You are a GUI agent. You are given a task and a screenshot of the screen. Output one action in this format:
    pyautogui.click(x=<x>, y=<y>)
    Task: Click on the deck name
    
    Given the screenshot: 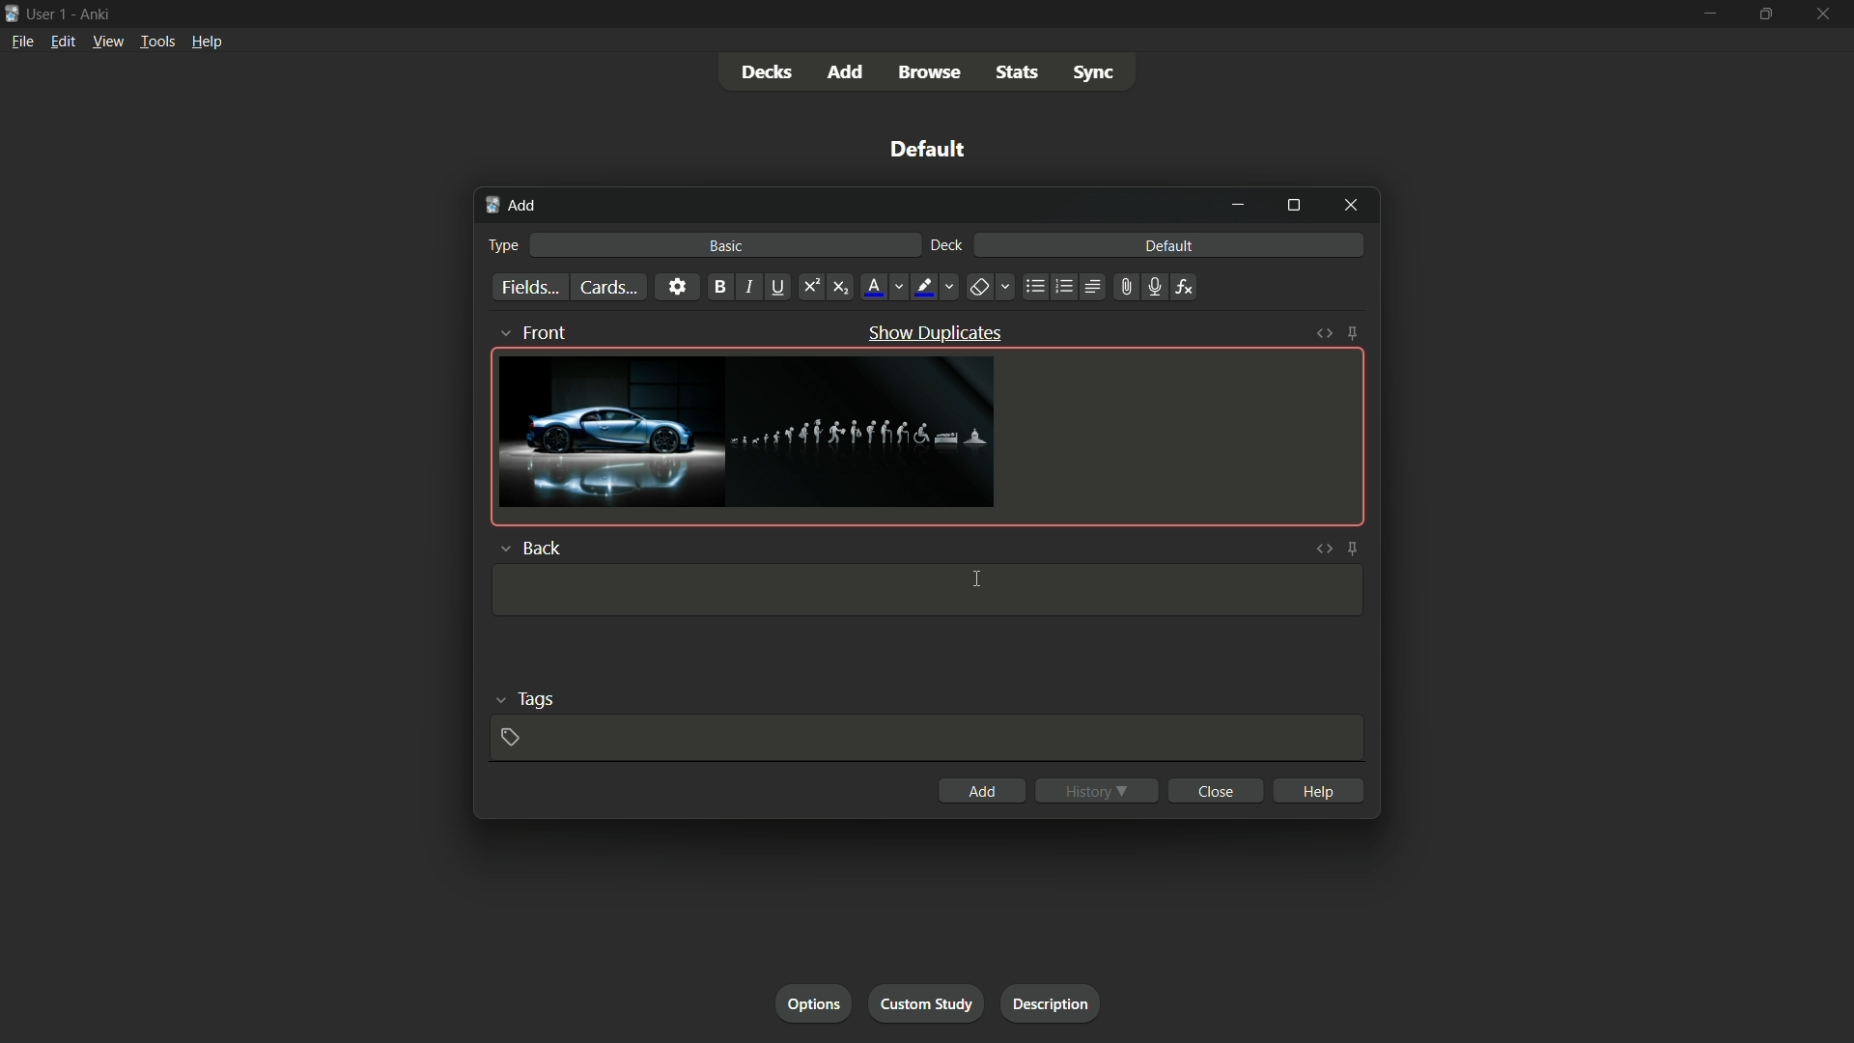 What is the action you would take?
    pyautogui.click(x=932, y=151)
    